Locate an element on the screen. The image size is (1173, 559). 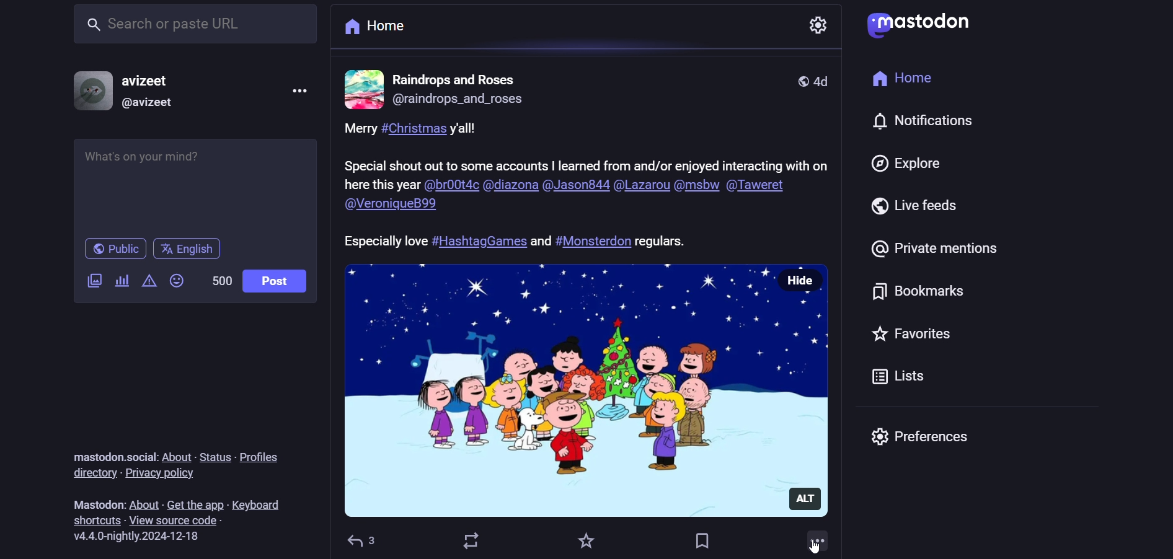
add image is located at coordinates (91, 281).